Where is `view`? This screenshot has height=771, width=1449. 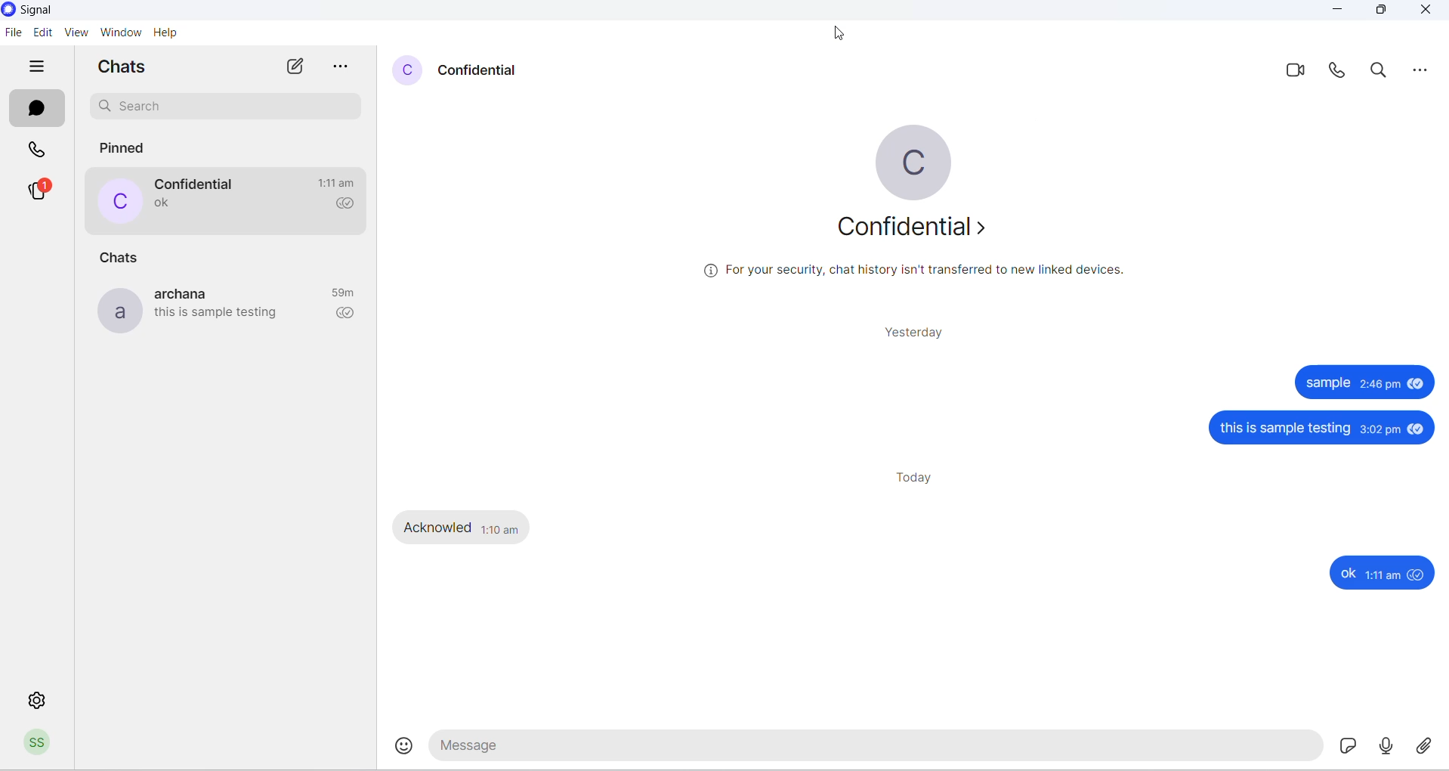
view is located at coordinates (76, 33).